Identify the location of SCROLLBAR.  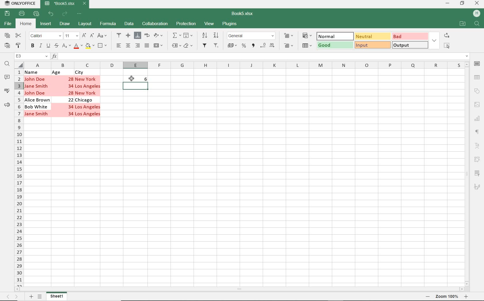
(466, 174).